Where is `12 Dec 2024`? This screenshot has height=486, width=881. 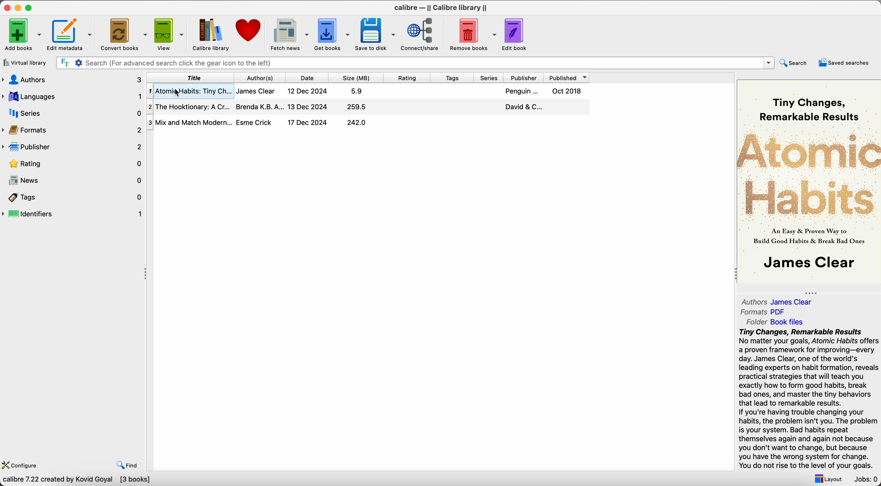 12 Dec 2024 is located at coordinates (307, 90).